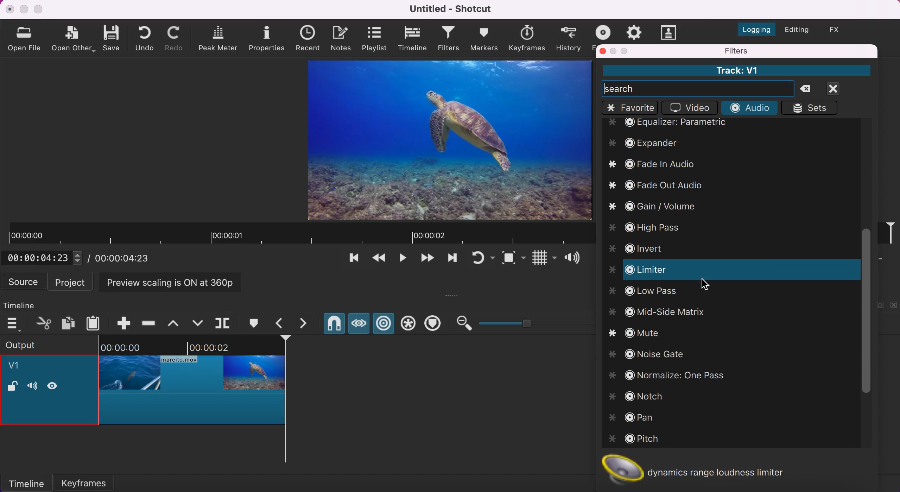 This screenshot has height=492, width=900. What do you see at coordinates (378, 260) in the screenshot?
I see `play quickly backwards` at bounding box center [378, 260].